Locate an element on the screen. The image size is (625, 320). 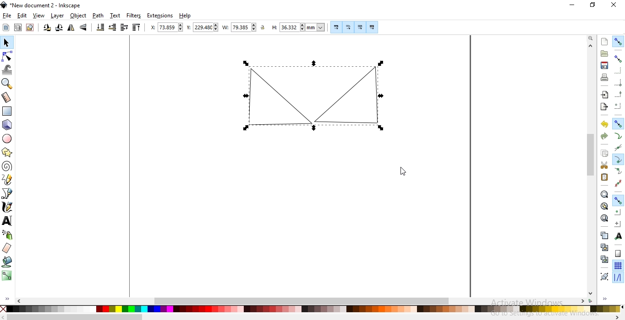
zoom to fit selection is located at coordinates (604, 194).